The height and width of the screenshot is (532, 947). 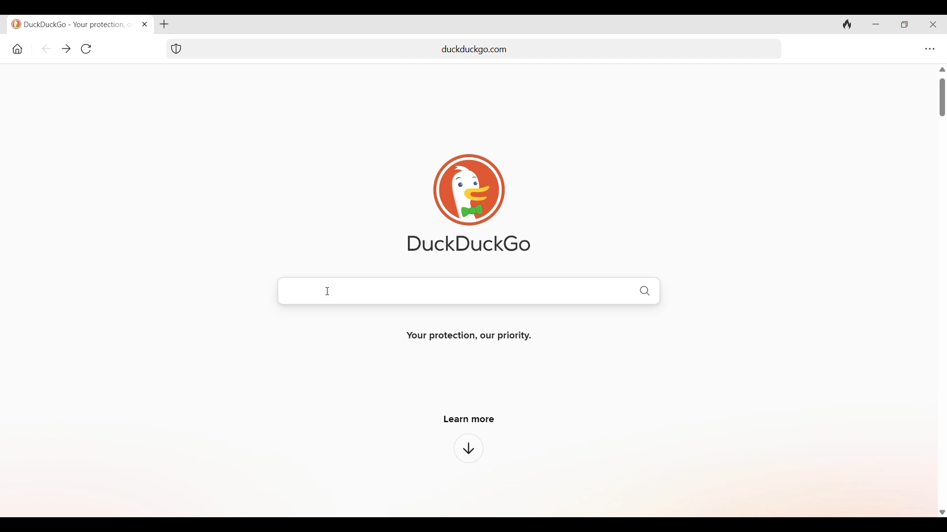 I want to click on duckduckgo - your protection, our priority., so click(x=66, y=25).